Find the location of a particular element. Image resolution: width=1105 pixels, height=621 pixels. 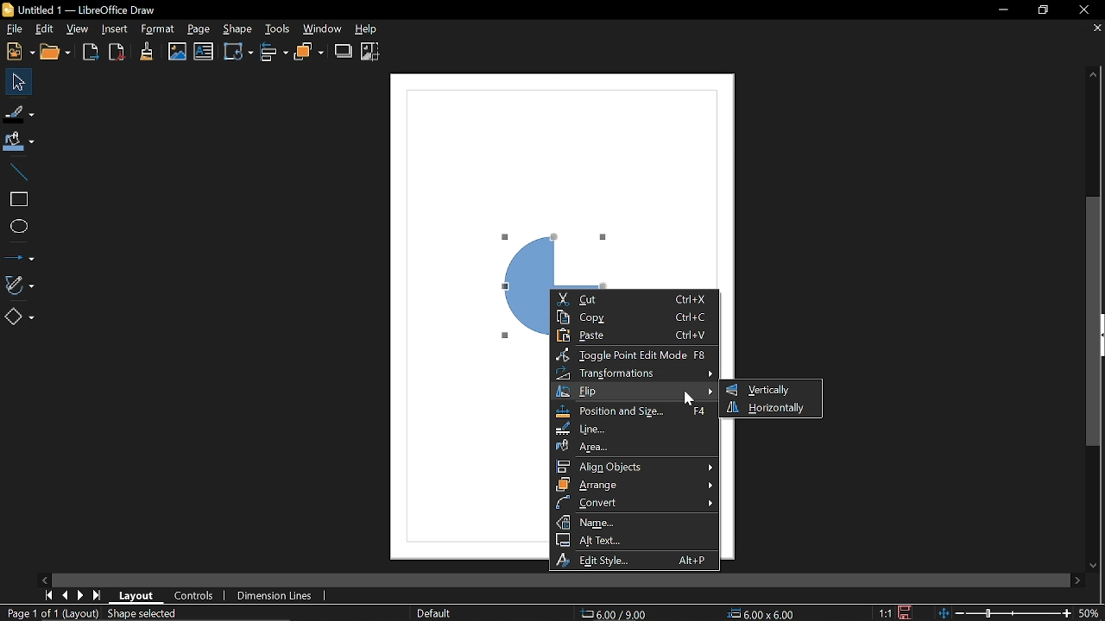

New is located at coordinates (18, 52).